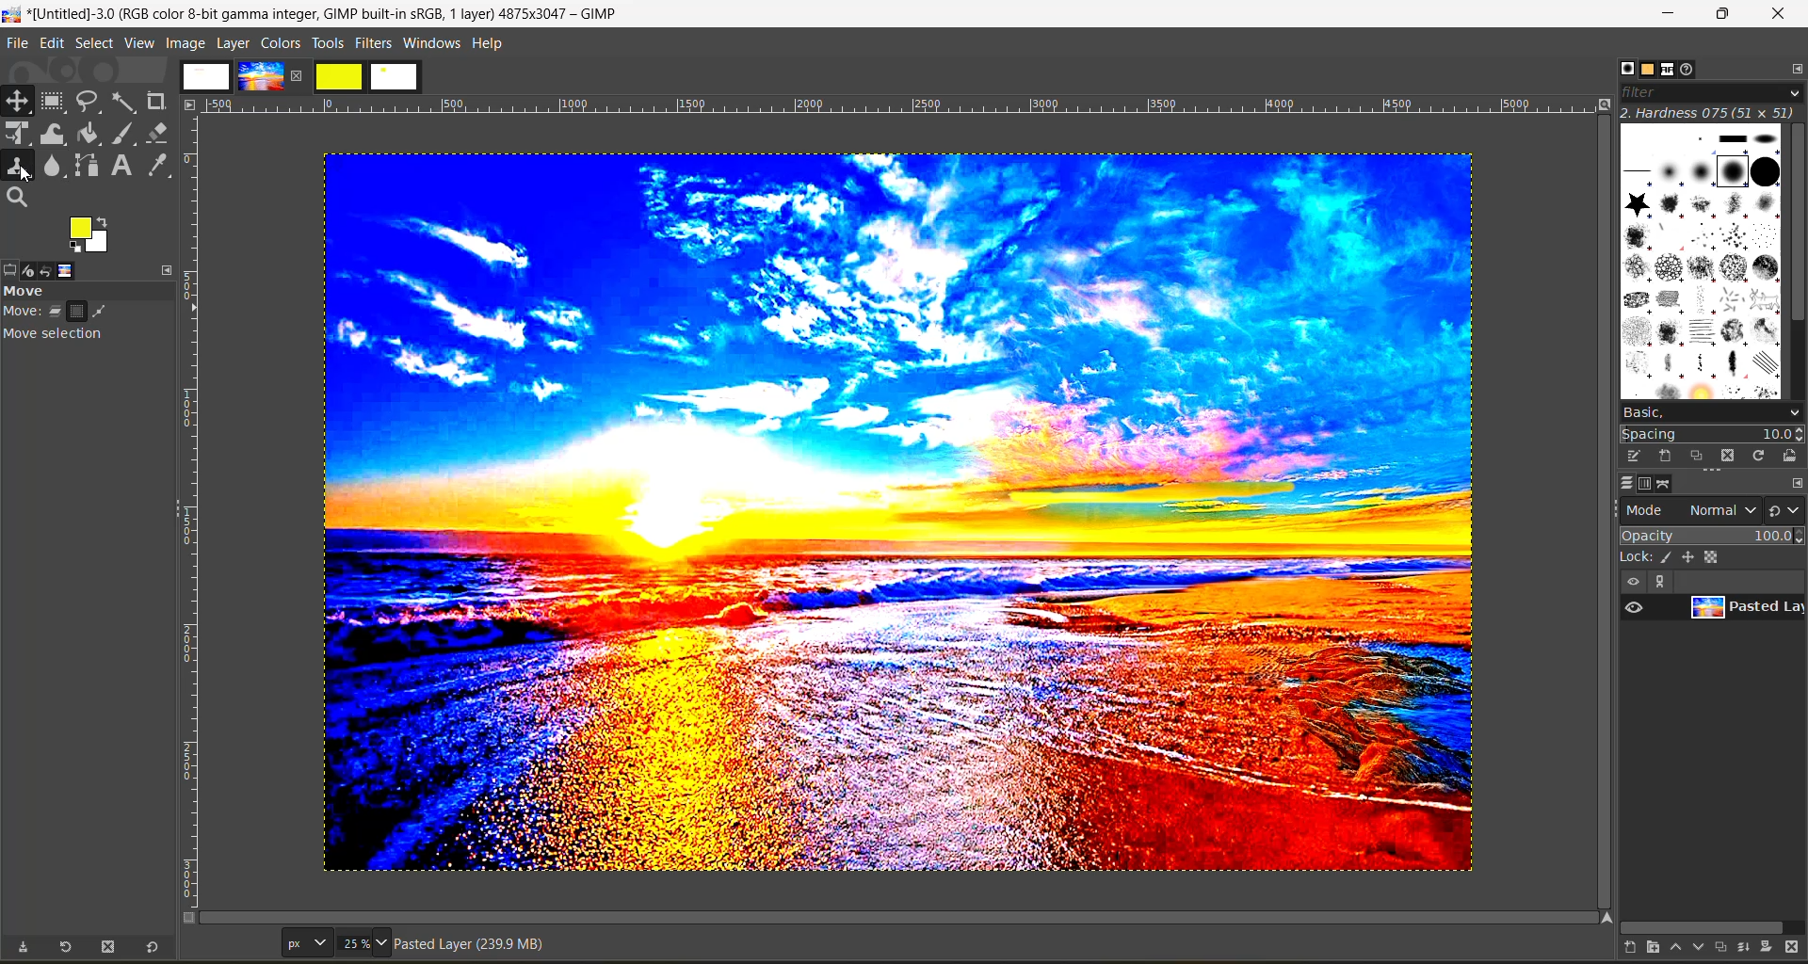  Describe the element at coordinates (1695, 70) in the screenshot. I see `document history` at that location.